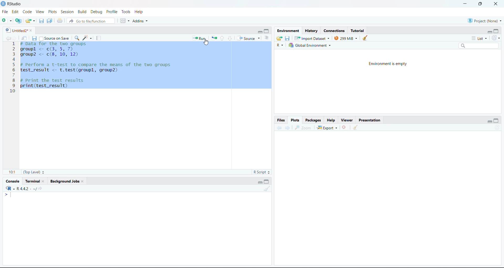  What do you see at coordinates (309, 45) in the screenshot?
I see `Global Environment` at bounding box center [309, 45].